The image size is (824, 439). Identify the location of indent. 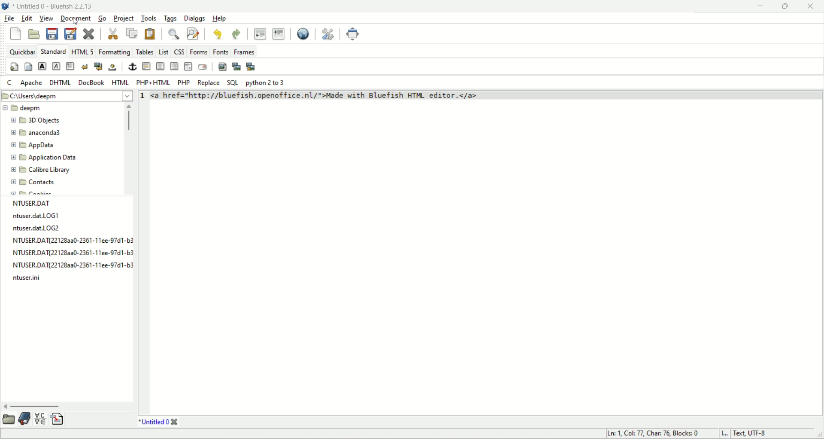
(279, 34).